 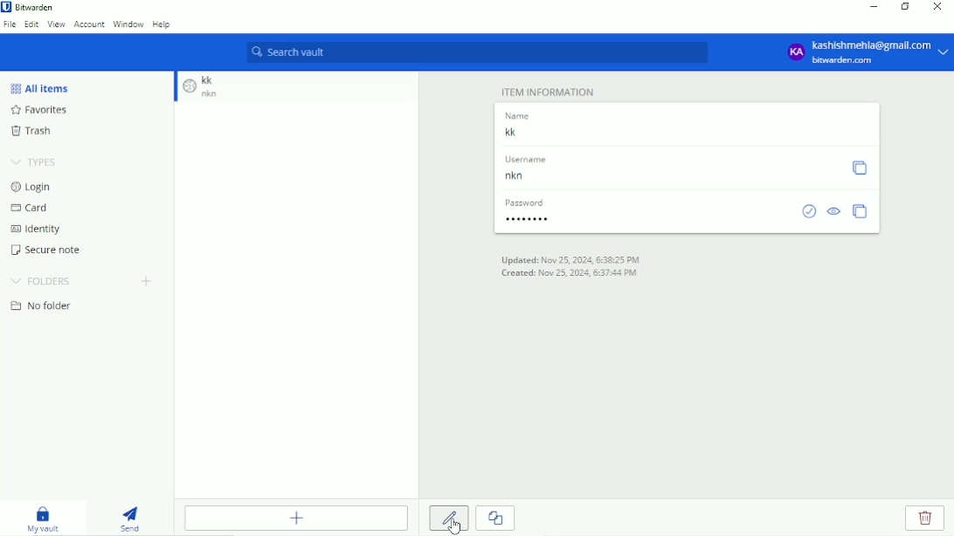 What do you see at coordinates (809, 211) in the screenshot?
I see `Check if password has been exposed` at bounding box center [809, 211].